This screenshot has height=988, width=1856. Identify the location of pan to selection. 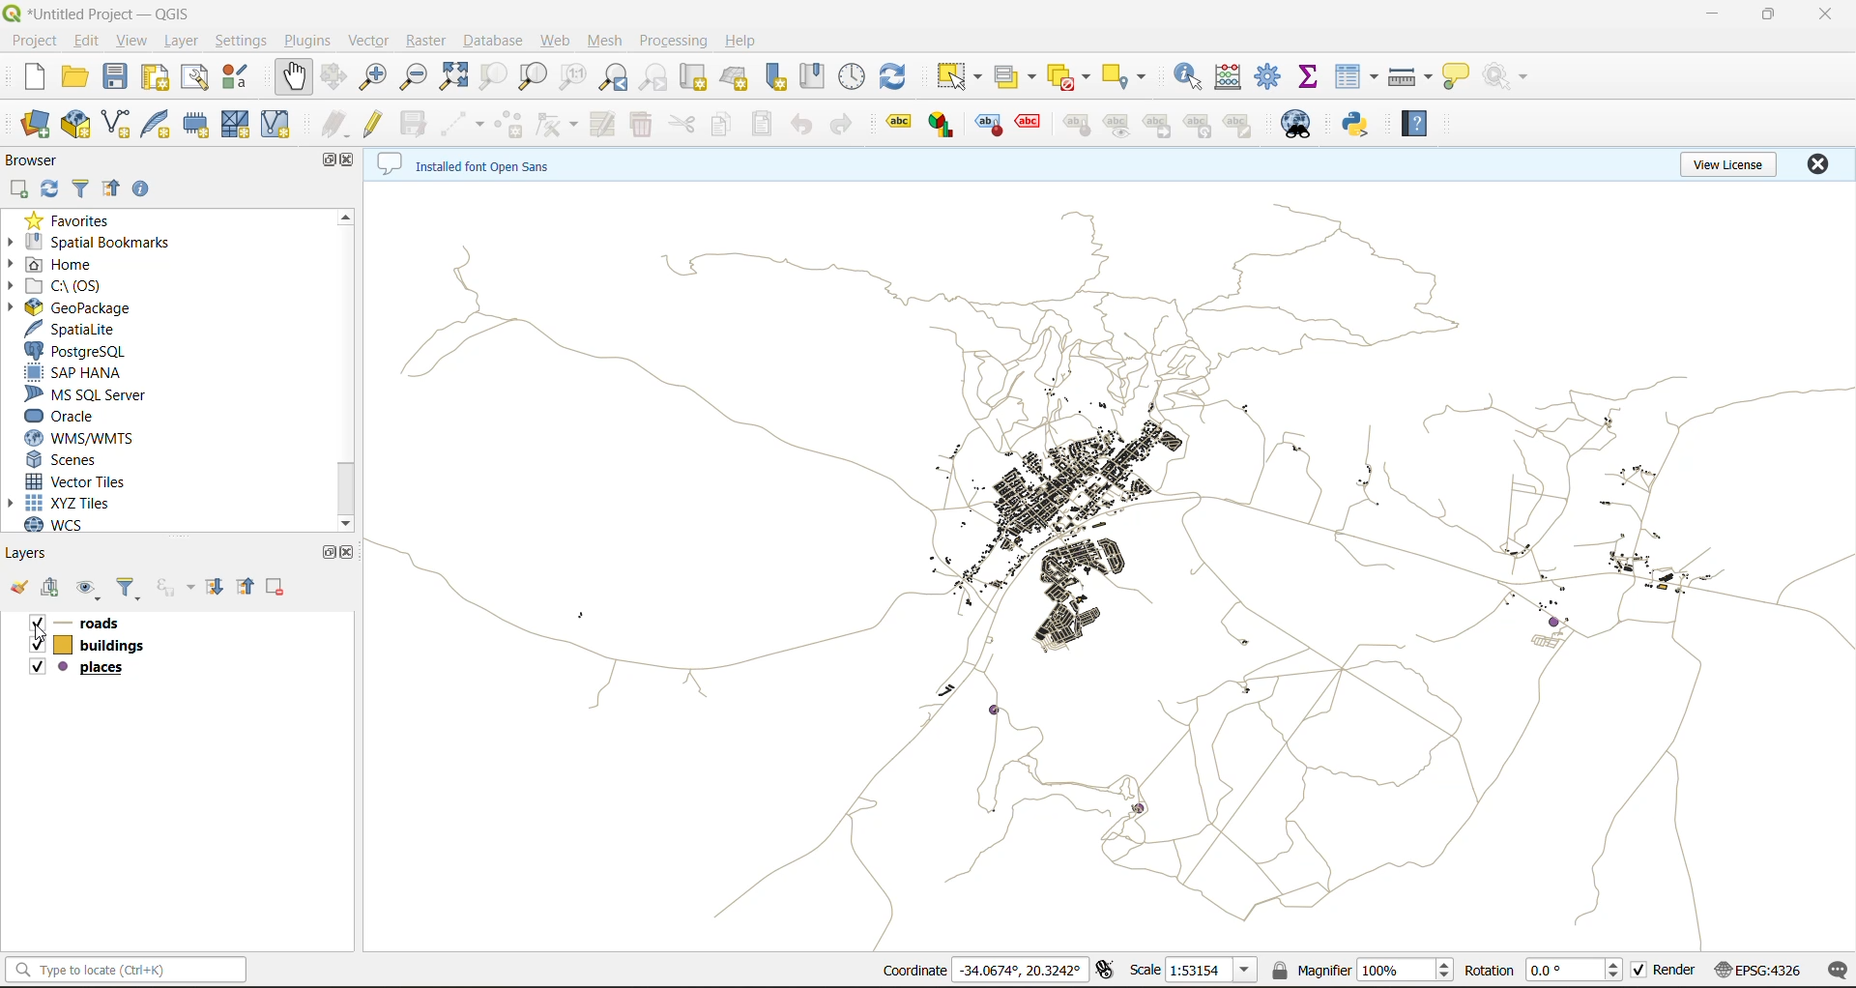
(331, 77).